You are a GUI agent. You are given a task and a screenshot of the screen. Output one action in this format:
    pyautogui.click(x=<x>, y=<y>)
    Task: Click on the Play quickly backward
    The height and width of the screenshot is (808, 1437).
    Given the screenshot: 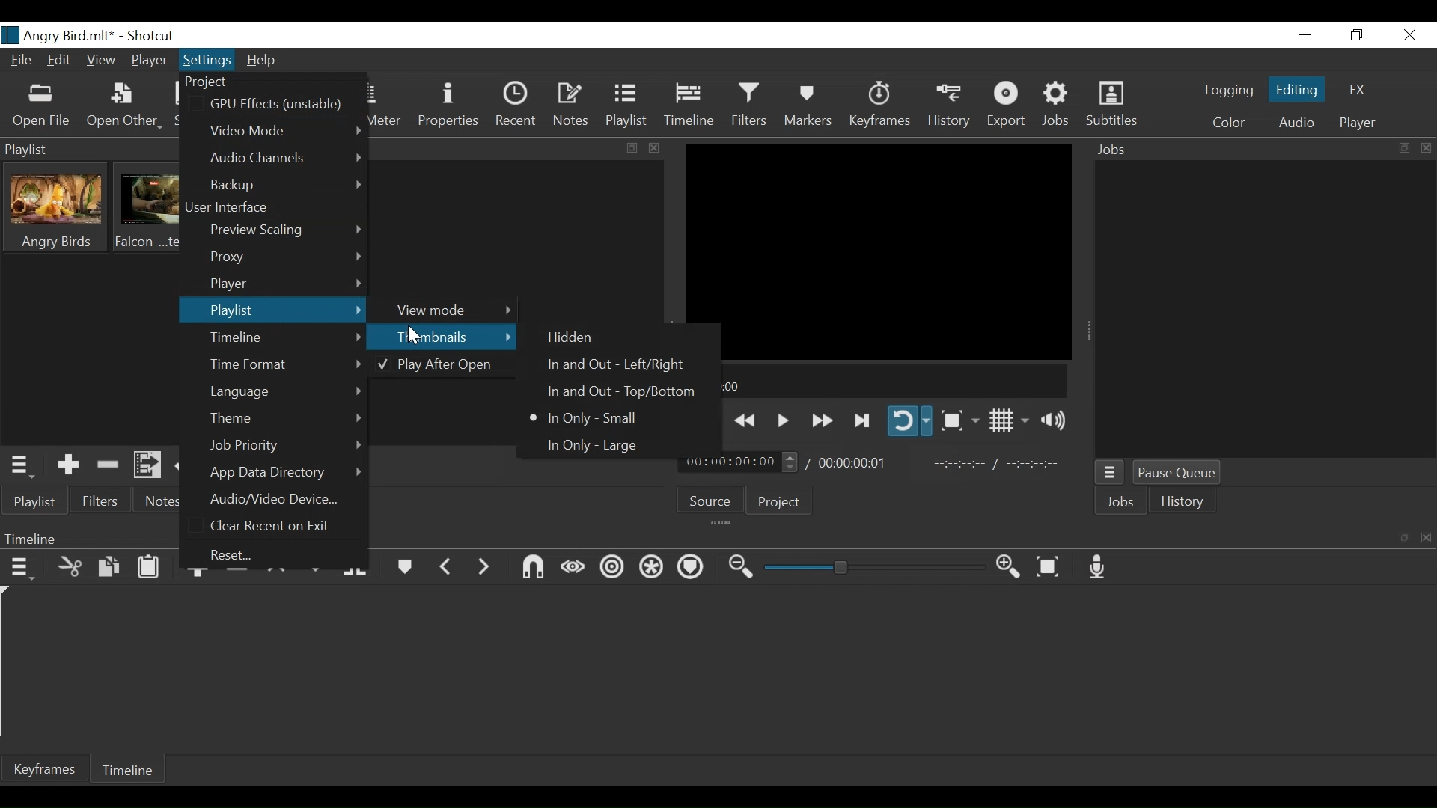 What is the action you would take?
    pyautogui.click(x=746, y=420)
    